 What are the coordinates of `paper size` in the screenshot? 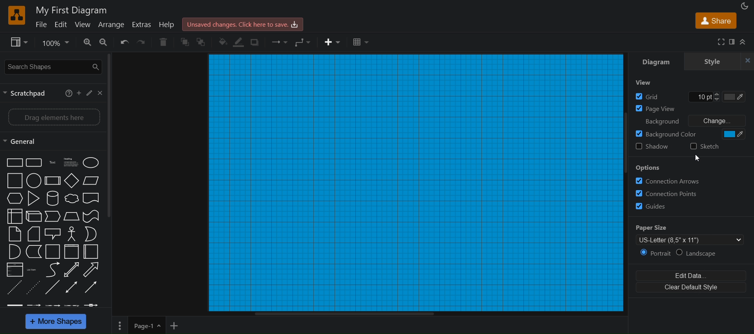 It's located at (688, 234).